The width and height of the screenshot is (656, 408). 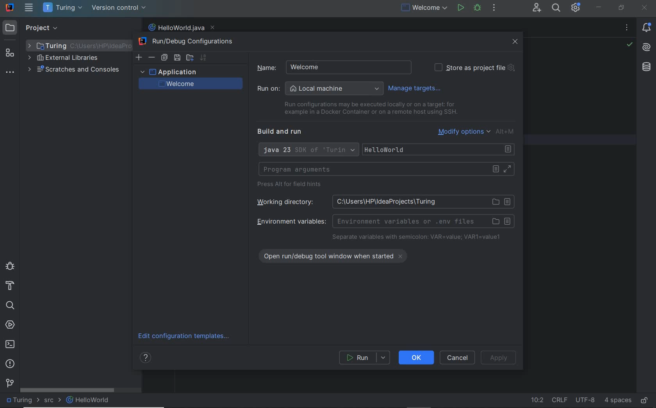 What do you see at coordinates (119, 8) in the screenshot?
I see `version control` at bounding box center [119, 8].